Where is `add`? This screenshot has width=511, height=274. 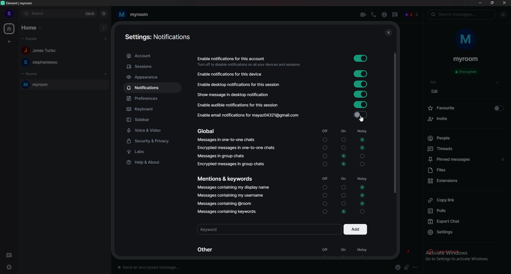 add is located at coordinates (355, 229).